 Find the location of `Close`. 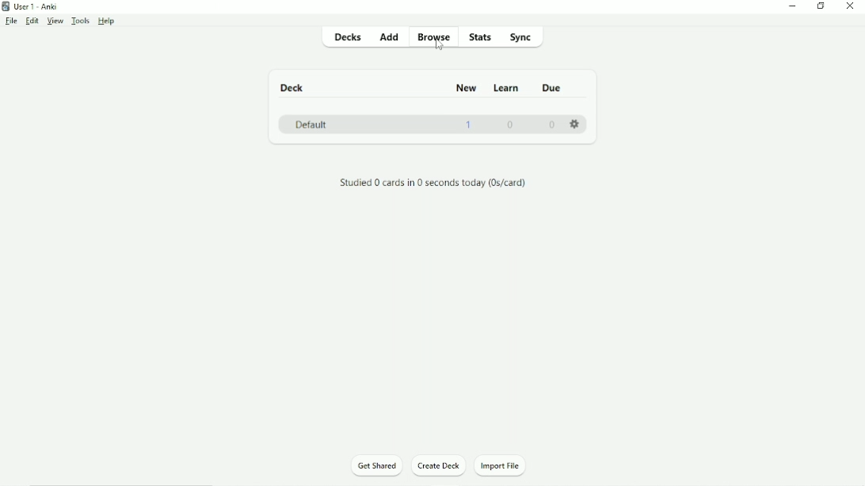

Close is located at coordinates (850, 6).